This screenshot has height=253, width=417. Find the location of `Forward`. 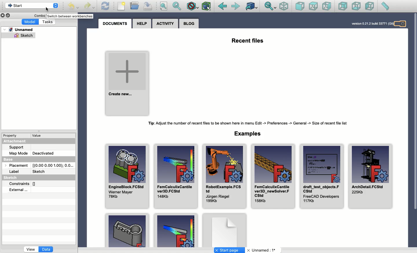

Forward is located at coordinates (236, 7).